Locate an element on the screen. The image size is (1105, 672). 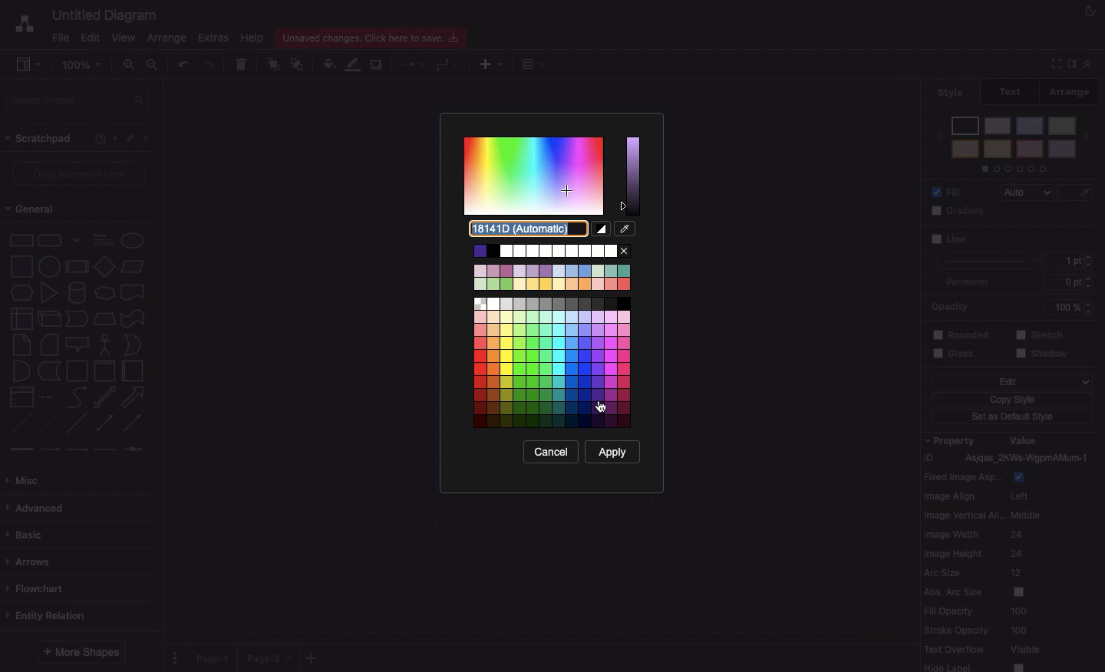
Add is located at coordinates (112, 138).